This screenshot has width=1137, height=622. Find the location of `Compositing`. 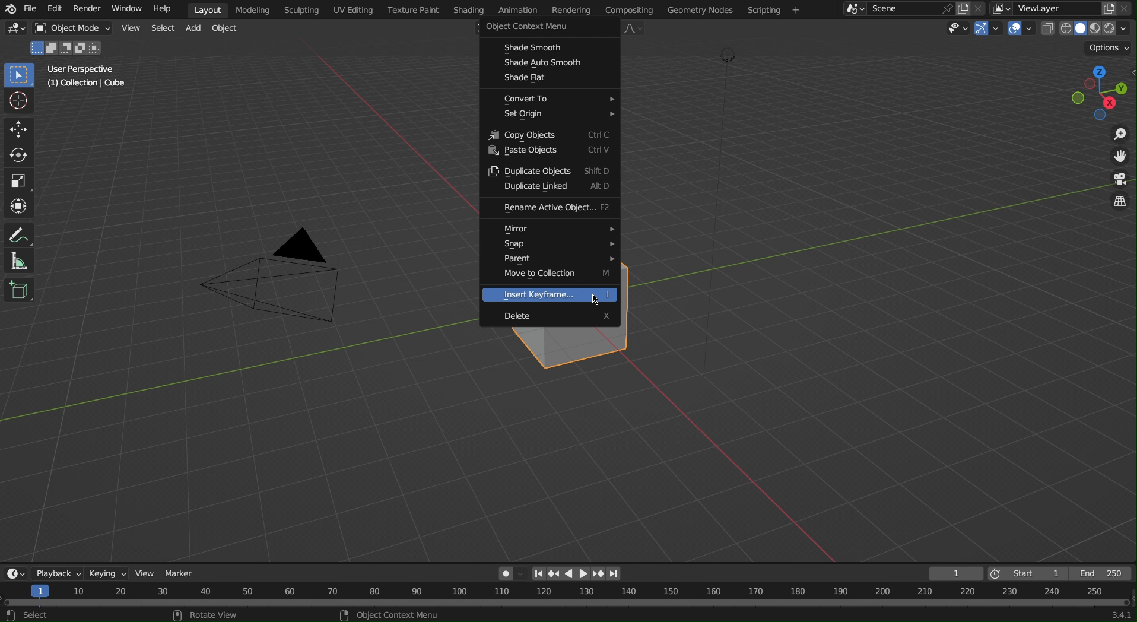

Compositing is located at coordinates (631, 9).